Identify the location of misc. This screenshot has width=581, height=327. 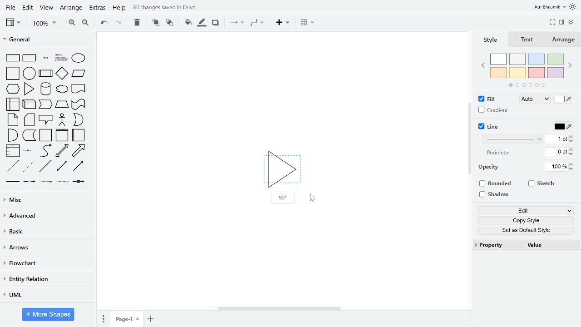
(46, 201).